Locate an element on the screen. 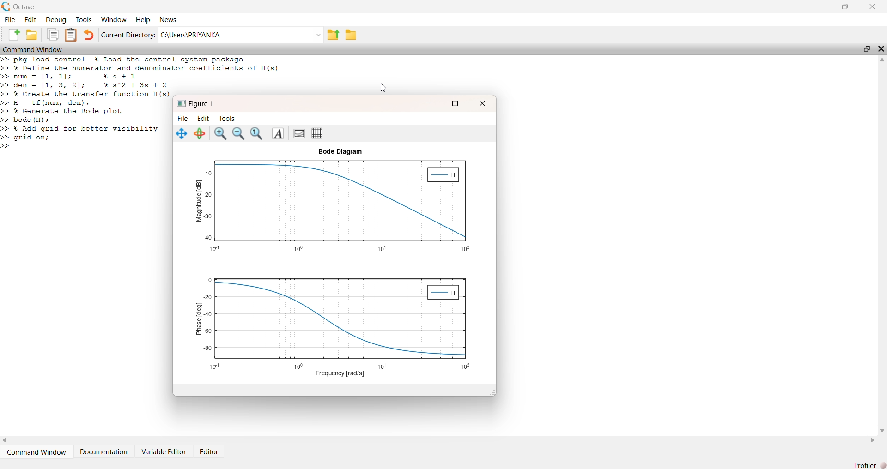  Documentation is located at coordinates (103, 451).